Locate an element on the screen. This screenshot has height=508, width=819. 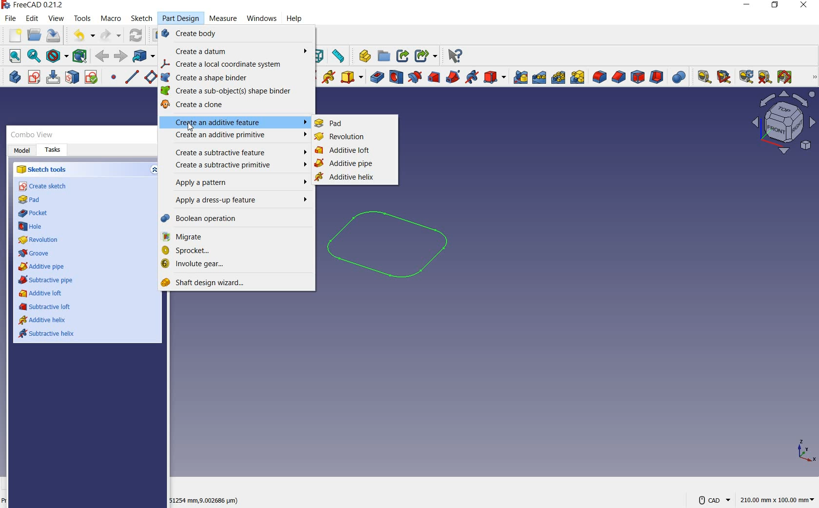
apply a pattern is located at coordinates (238, 183).